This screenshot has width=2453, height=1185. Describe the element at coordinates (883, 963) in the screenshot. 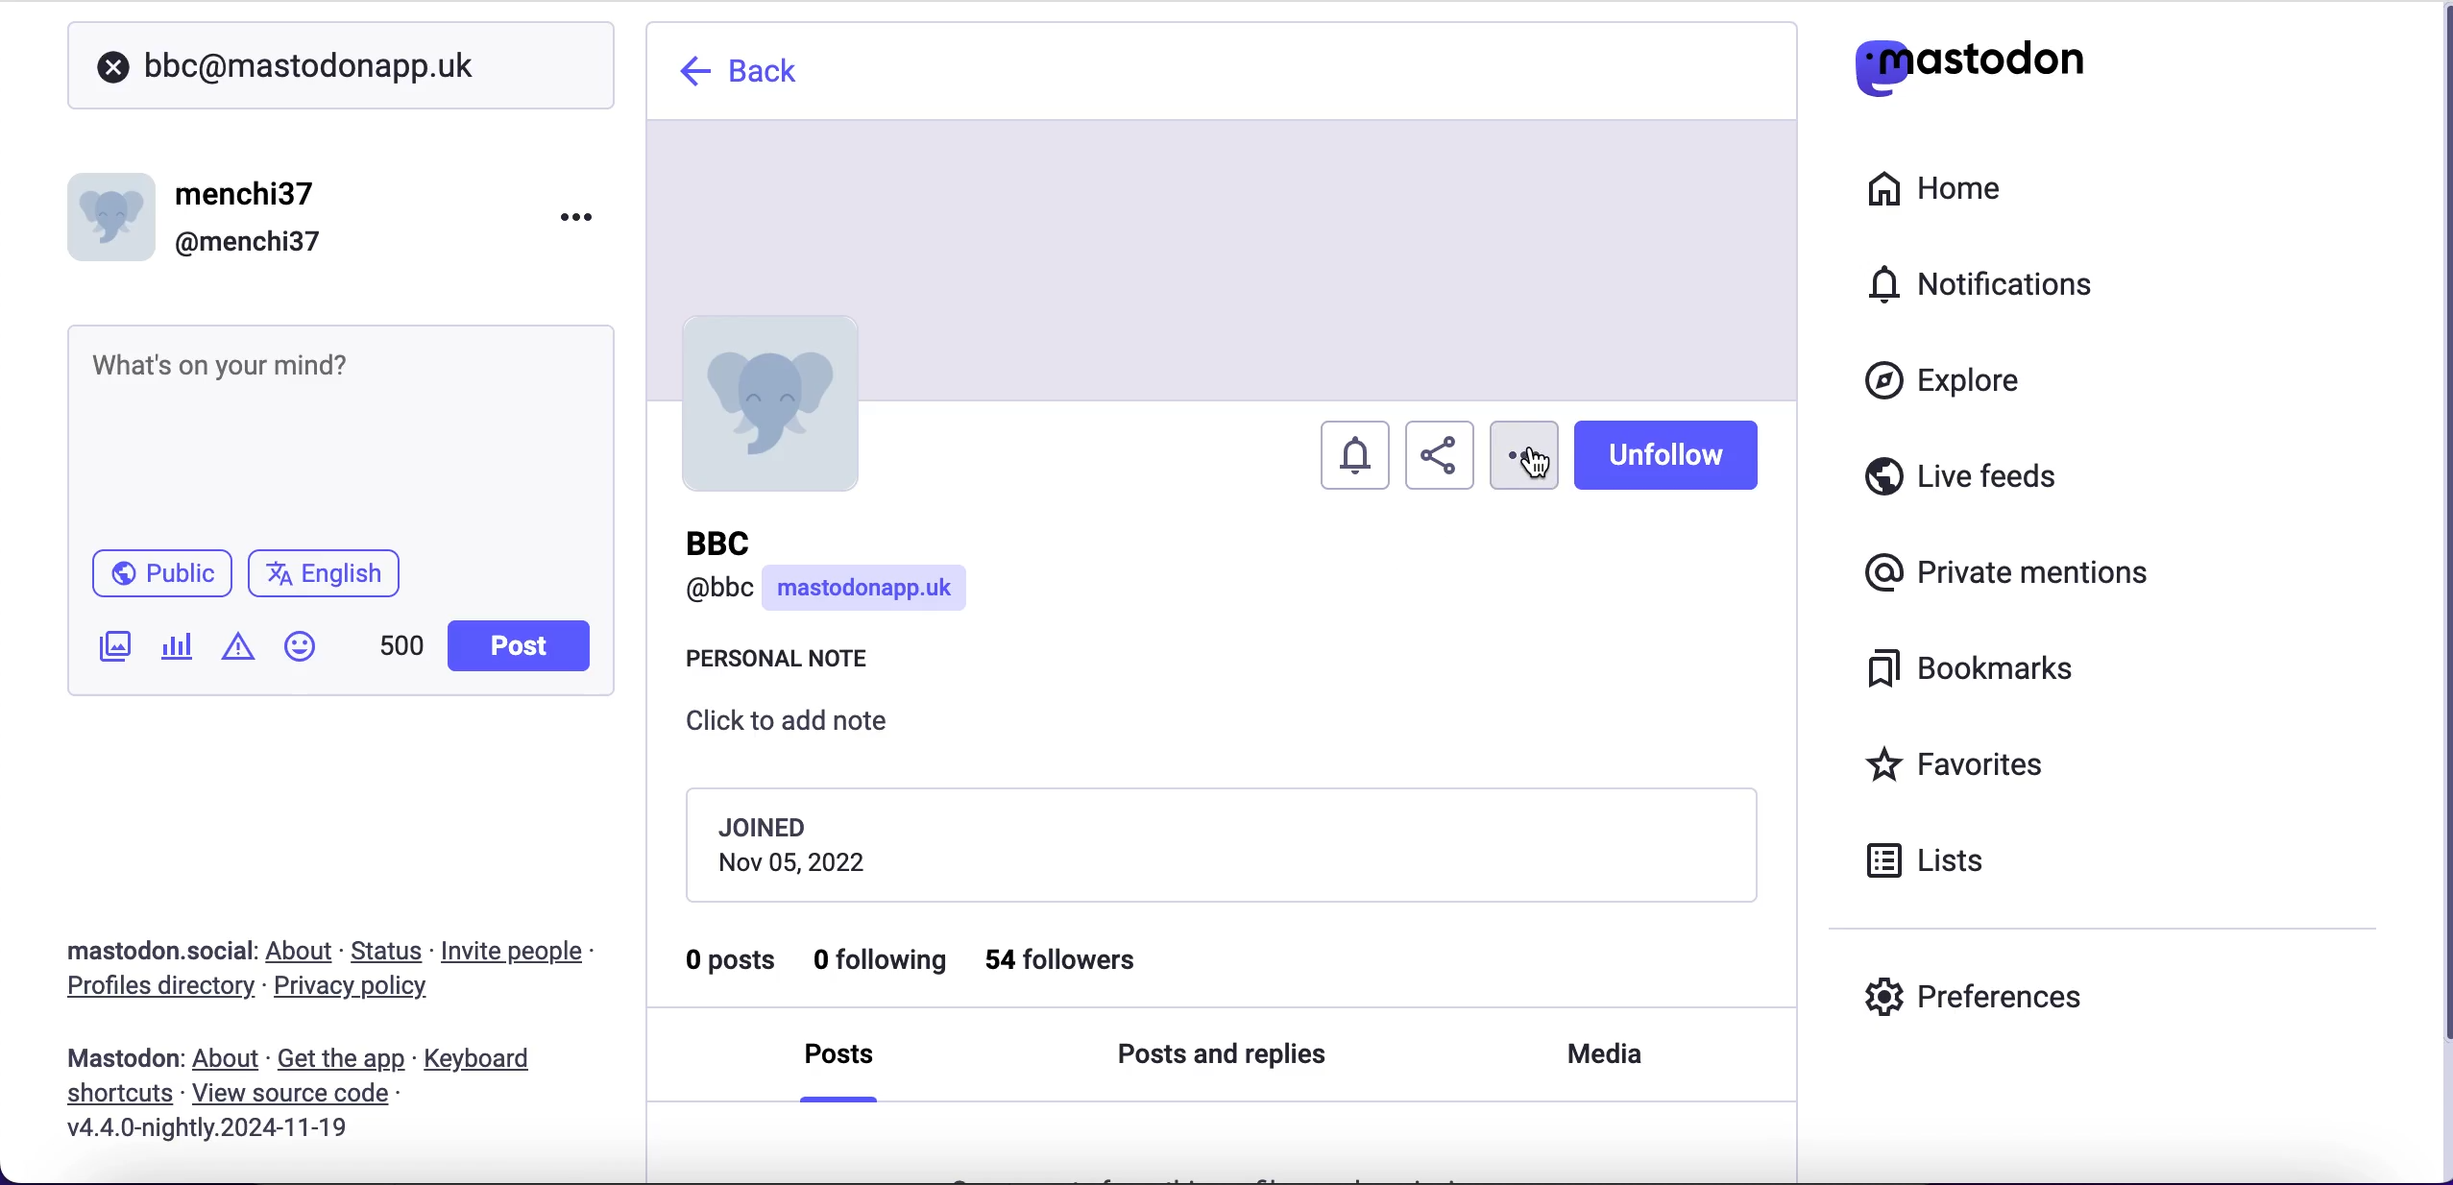

I see `0 following` at that location.